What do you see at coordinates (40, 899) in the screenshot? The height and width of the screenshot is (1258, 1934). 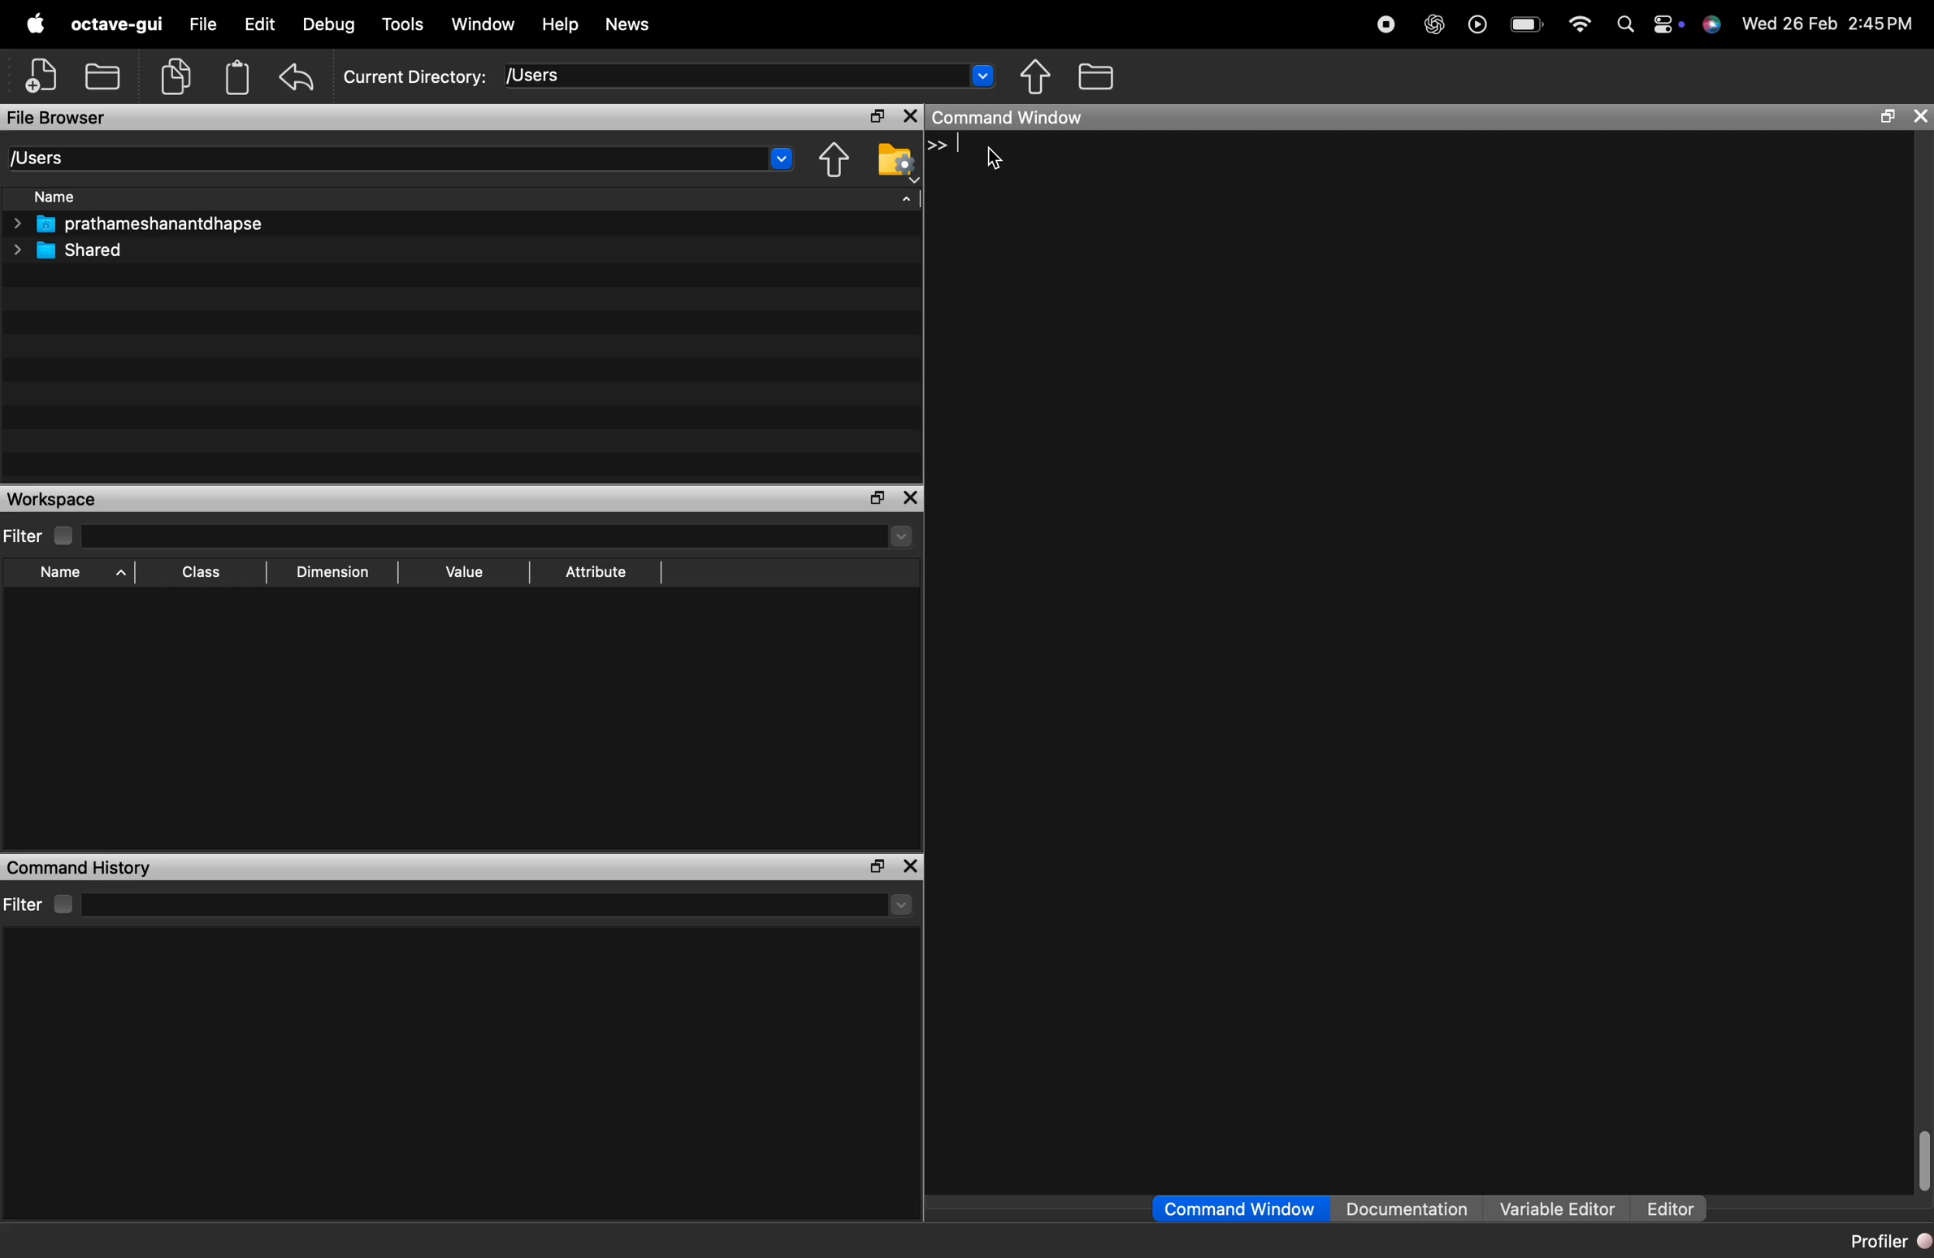 I see `Filter` at bounding box center [40, 899].